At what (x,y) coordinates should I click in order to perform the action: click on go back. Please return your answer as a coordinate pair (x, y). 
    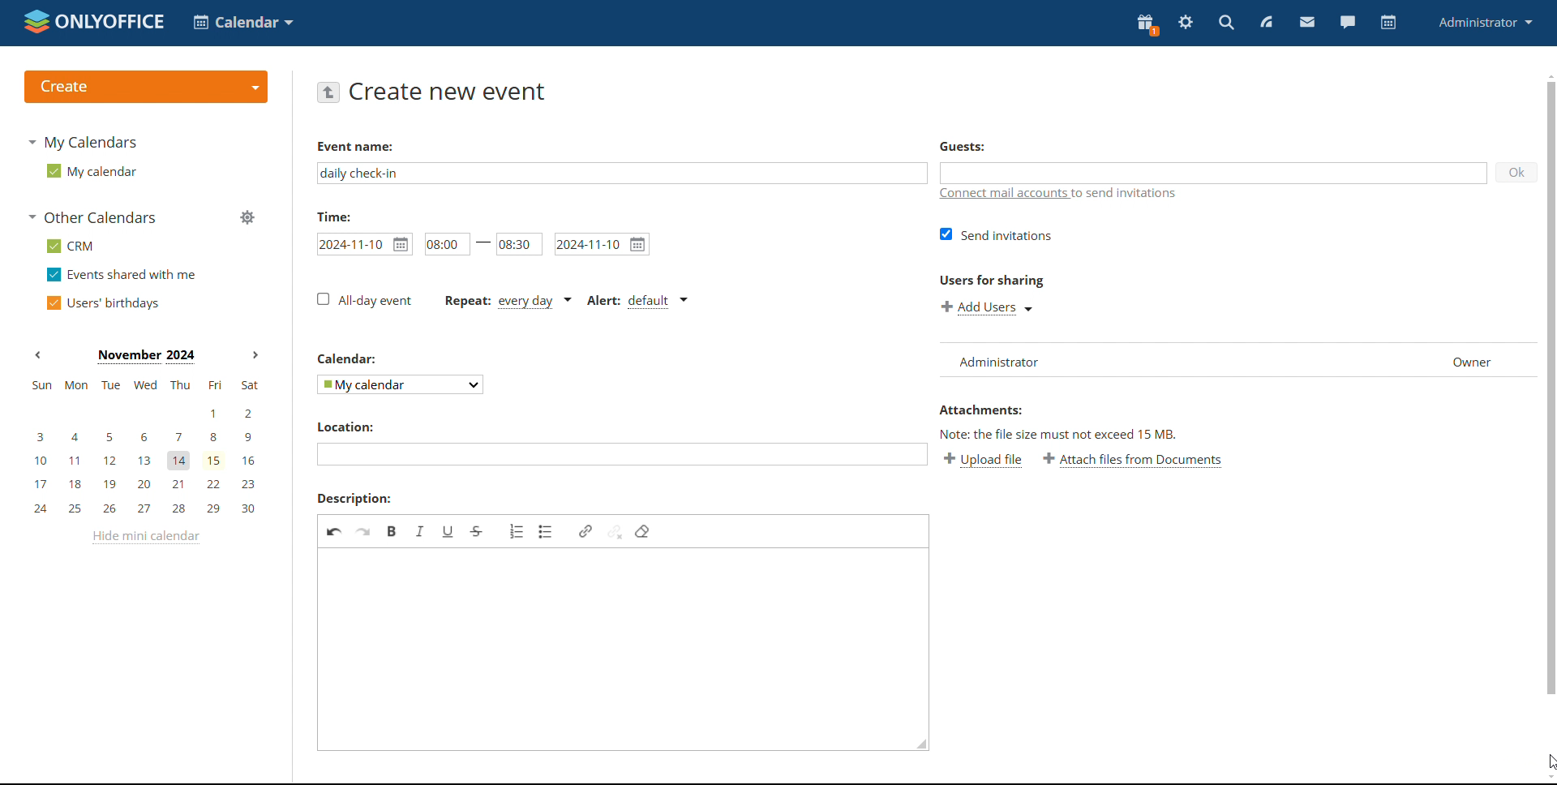
    Looking at the image, I should click on (328, 92).